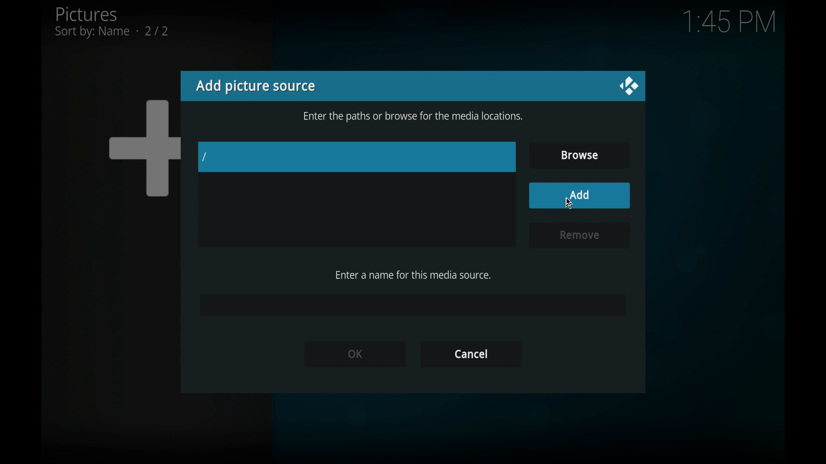  Describe the element at coordinates (579, 195) in the screenshot. I see `add` at that location.